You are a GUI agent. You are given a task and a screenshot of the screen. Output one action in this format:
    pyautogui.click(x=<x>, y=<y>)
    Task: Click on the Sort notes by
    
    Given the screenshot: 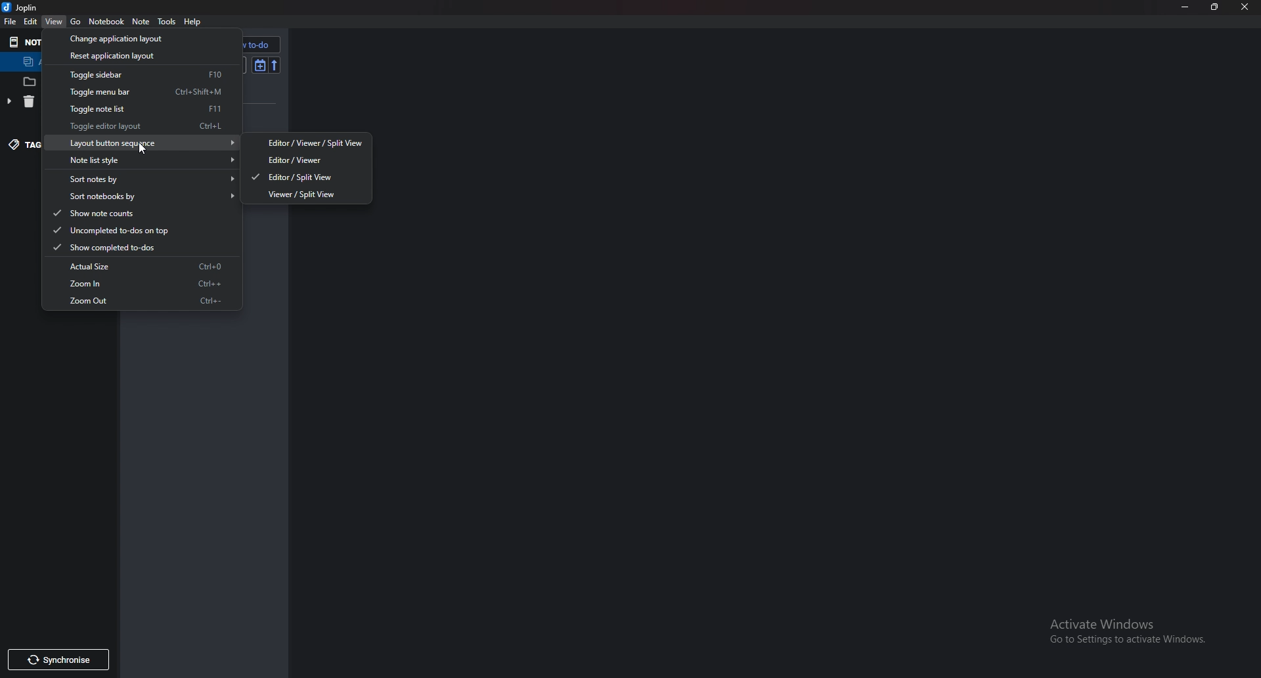 What is the action you would take?
    pyautogui.click(x=146, y=179)
    